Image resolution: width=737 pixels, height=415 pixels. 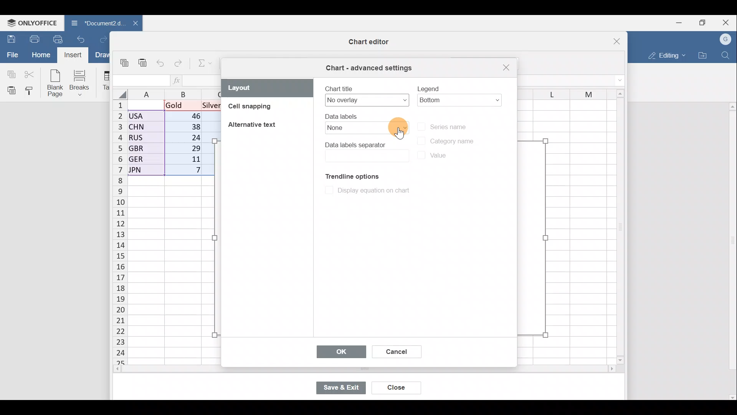 What do you see at coordinates (702, 55) in the screenshot?
I see `Open file location` at bounding box center [702, 55].